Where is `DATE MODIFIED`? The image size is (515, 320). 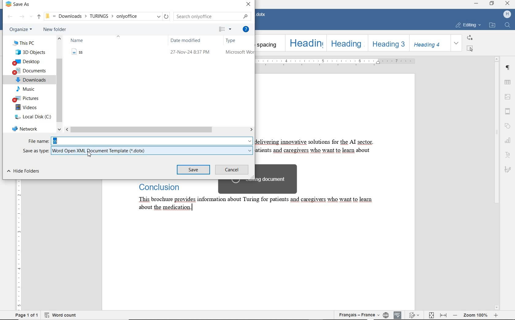 DATE MODIFIED is located at coordinates (190, 41).